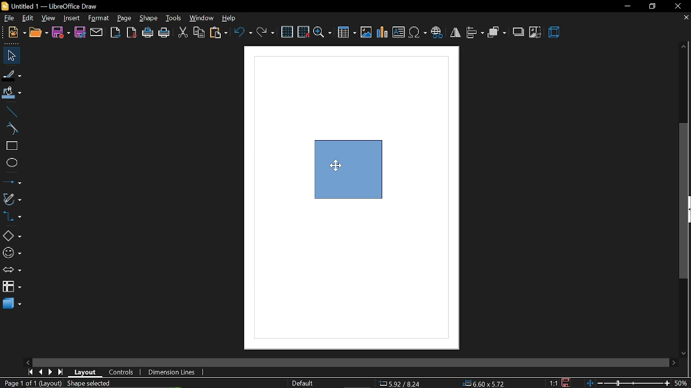  What do you see at coordinates (219, 33) in the screenshot?
I see `paste` at bounding box center [219, 33].